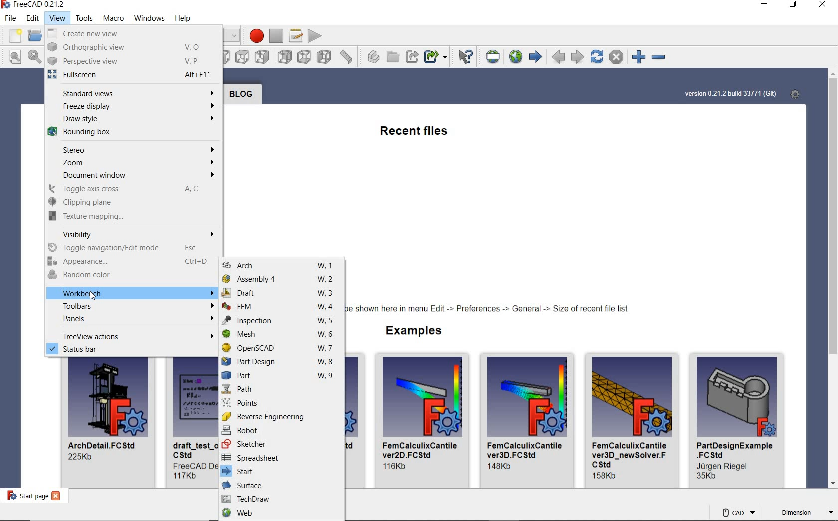  What do you see at coordinates (133, 163) in the screenshot?
I see `zoom` at bounding box center [133, 163].